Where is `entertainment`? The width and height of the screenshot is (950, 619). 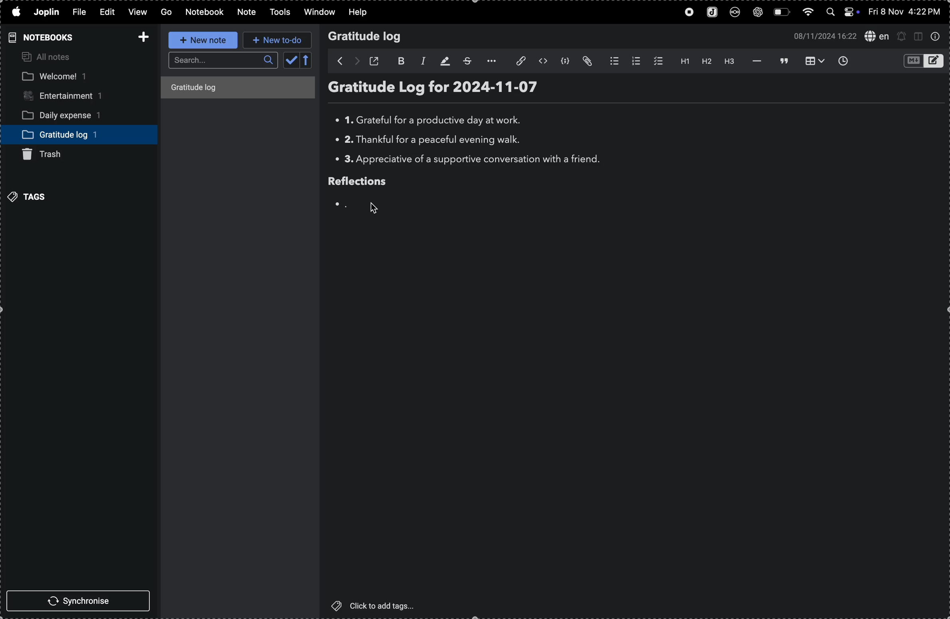
entertainment is located at coordinates (67, 97).